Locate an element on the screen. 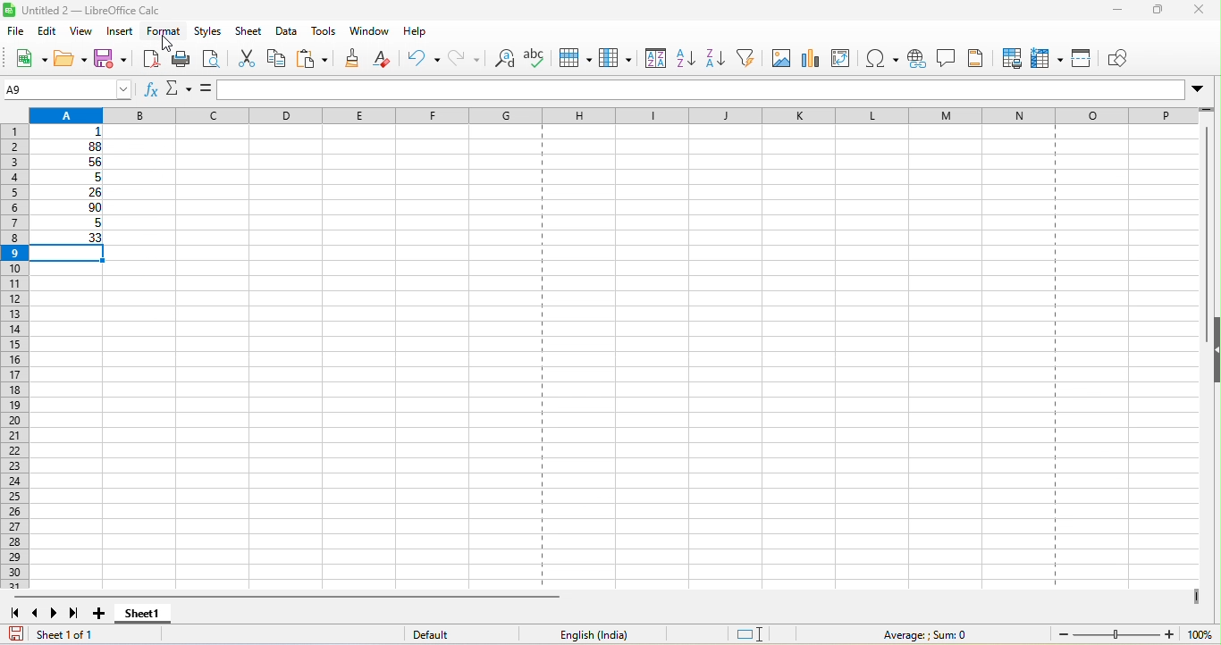 This screenshot has height=645, width=1221. vertical scroll bar is located at coordinates (1203, 234).